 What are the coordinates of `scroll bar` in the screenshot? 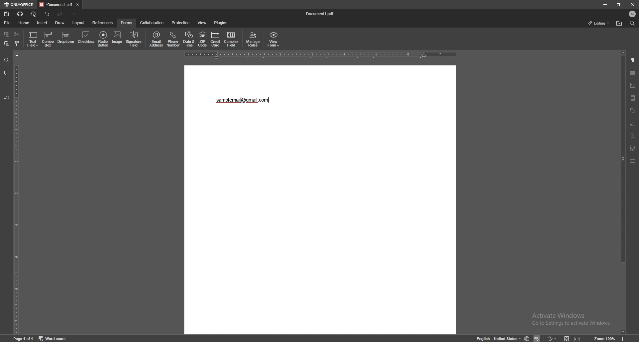 It's located at (623, 193).